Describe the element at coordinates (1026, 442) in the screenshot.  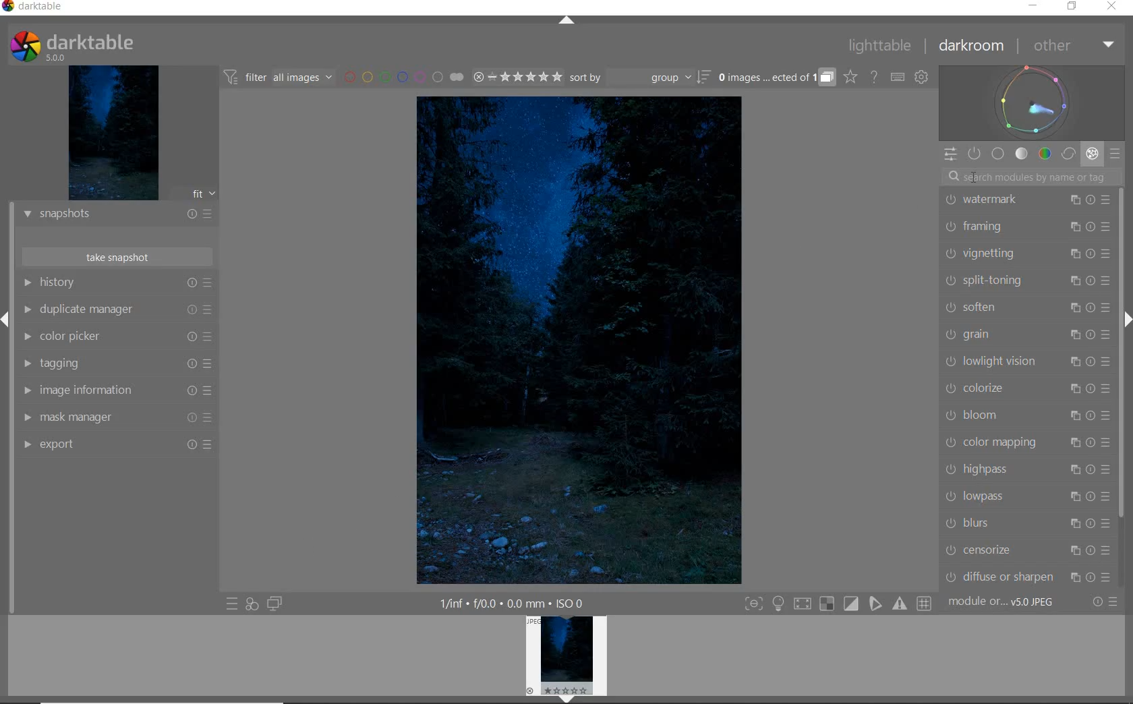
I see `COLOR AMPPING` at that location.